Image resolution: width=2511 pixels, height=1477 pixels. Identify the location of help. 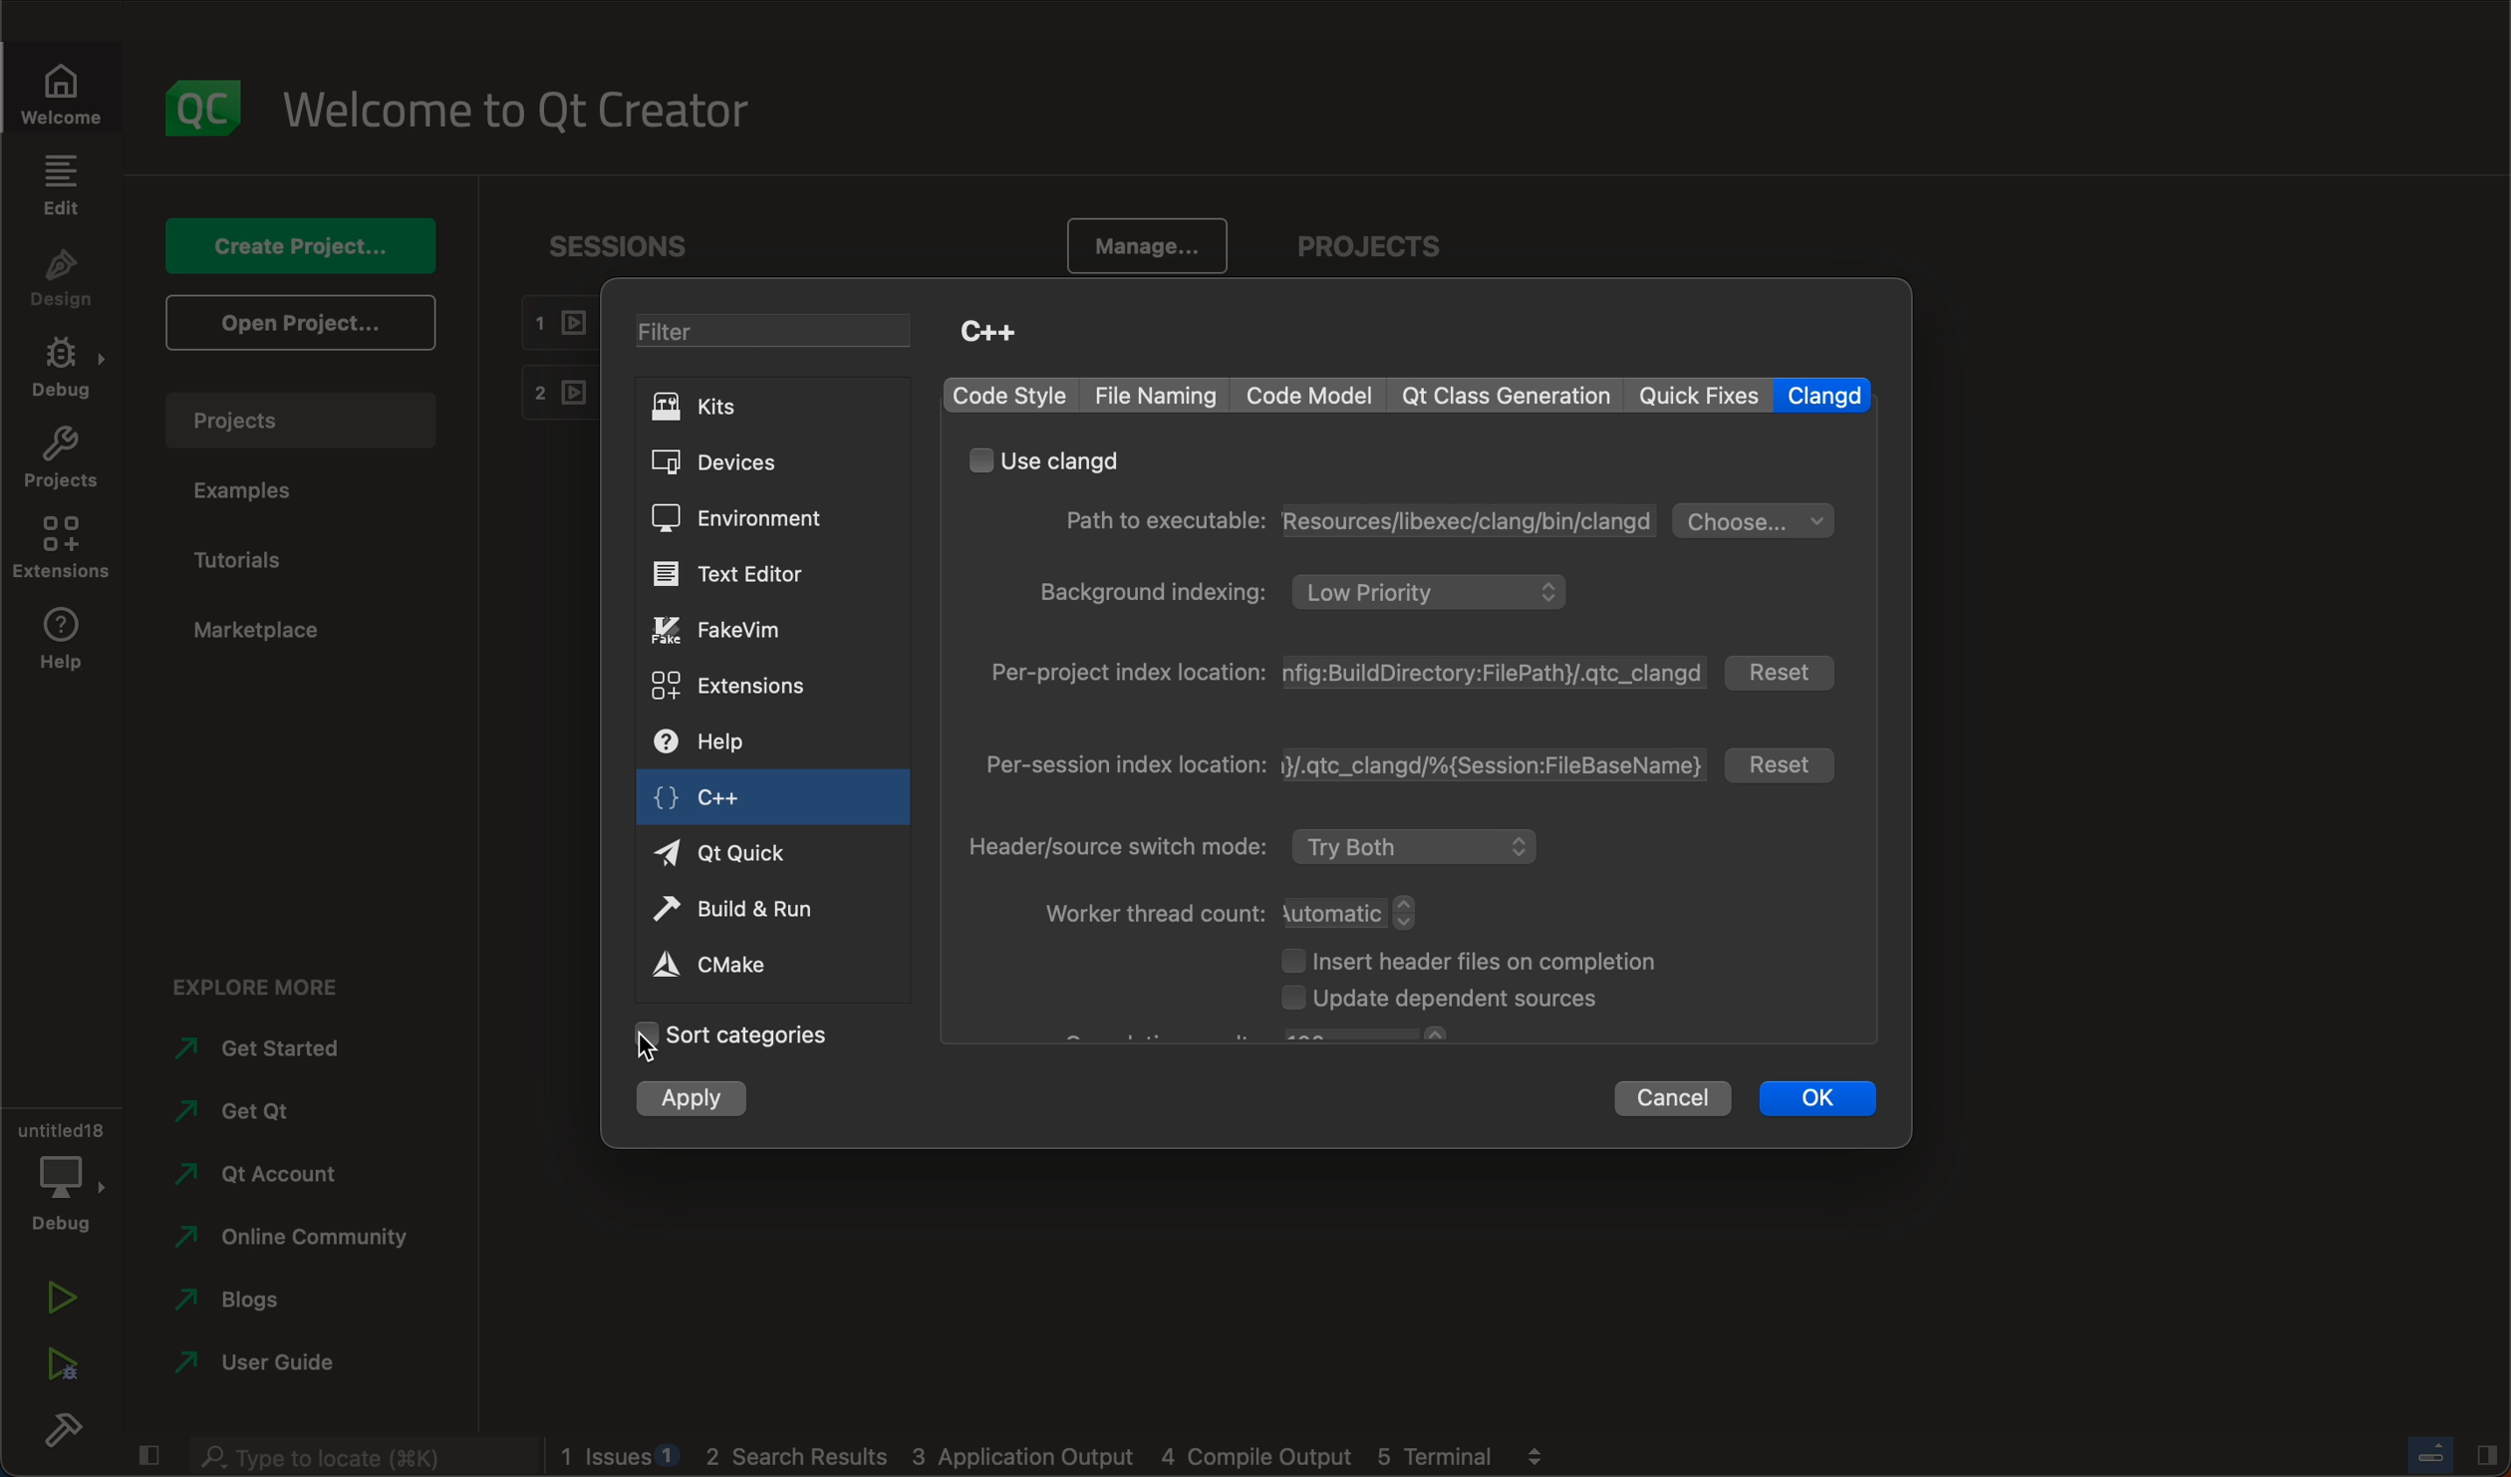
(68, 638).